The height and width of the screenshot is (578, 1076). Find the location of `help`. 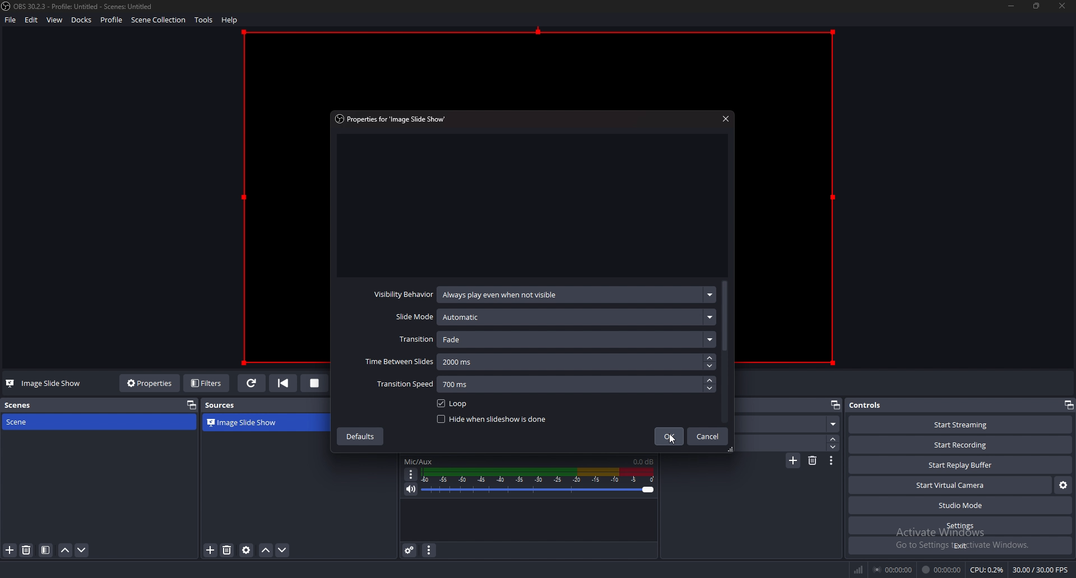

help is located at coordinates (231, 20).